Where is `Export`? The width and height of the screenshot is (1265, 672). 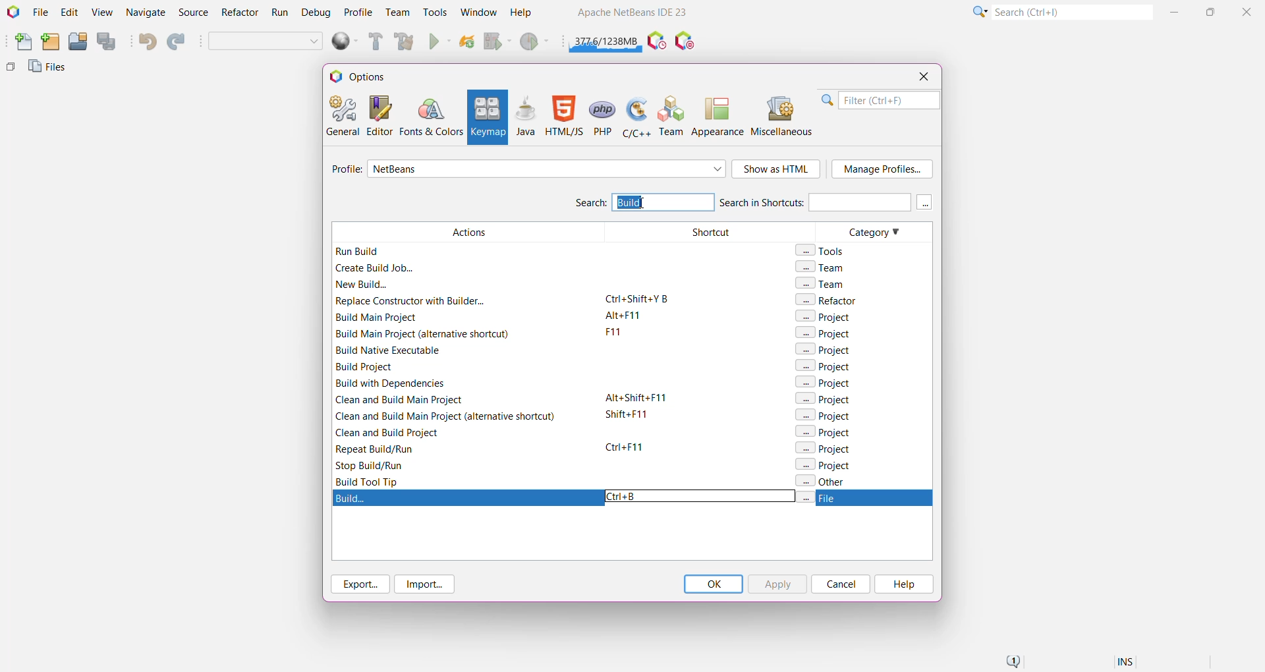
Export is located at coordinates (358, 584).